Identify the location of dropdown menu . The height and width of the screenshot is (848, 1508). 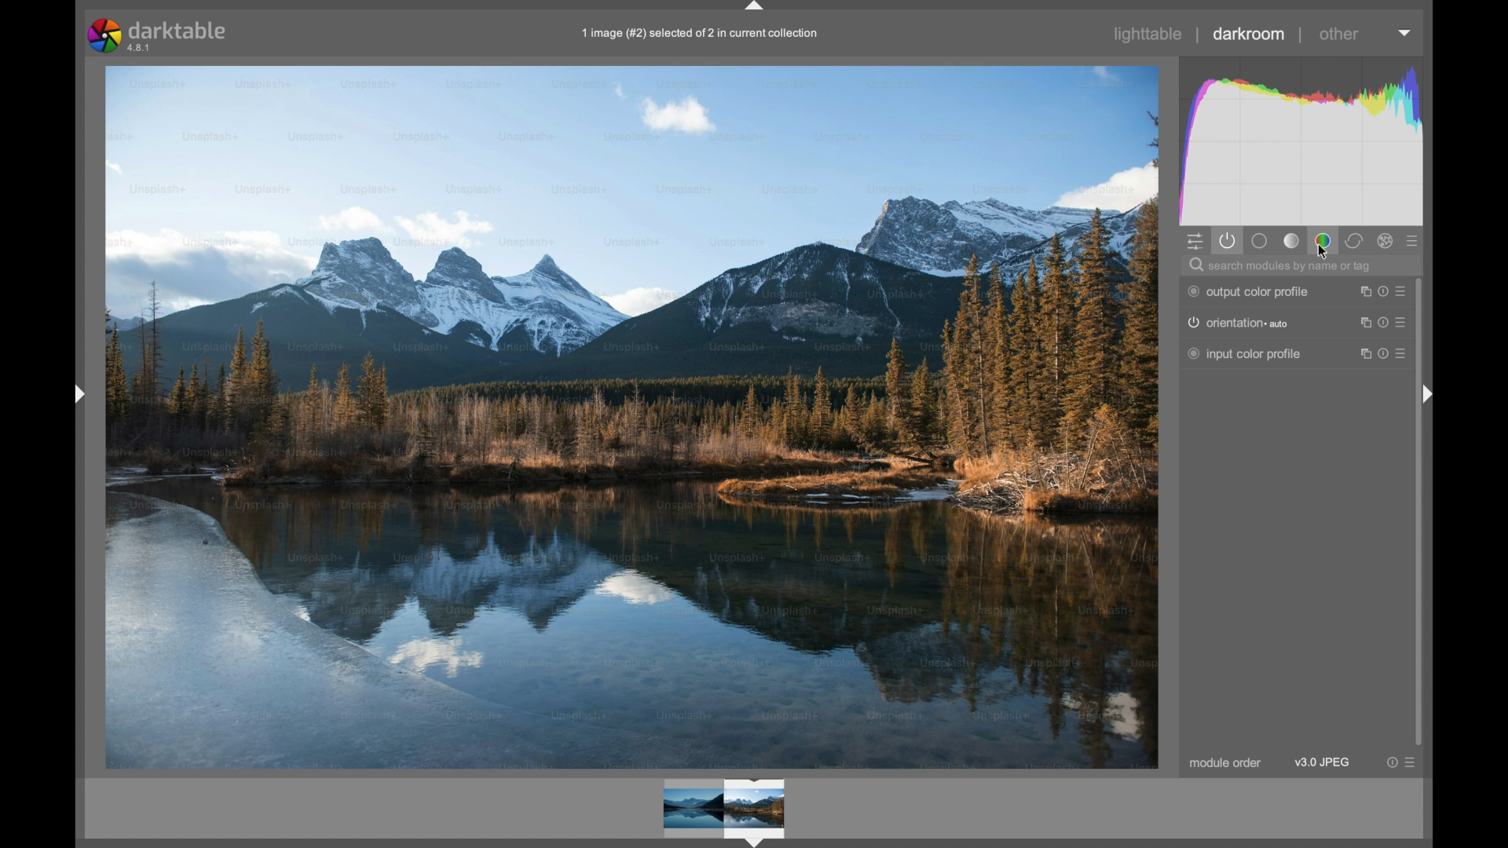
(1405, 32).